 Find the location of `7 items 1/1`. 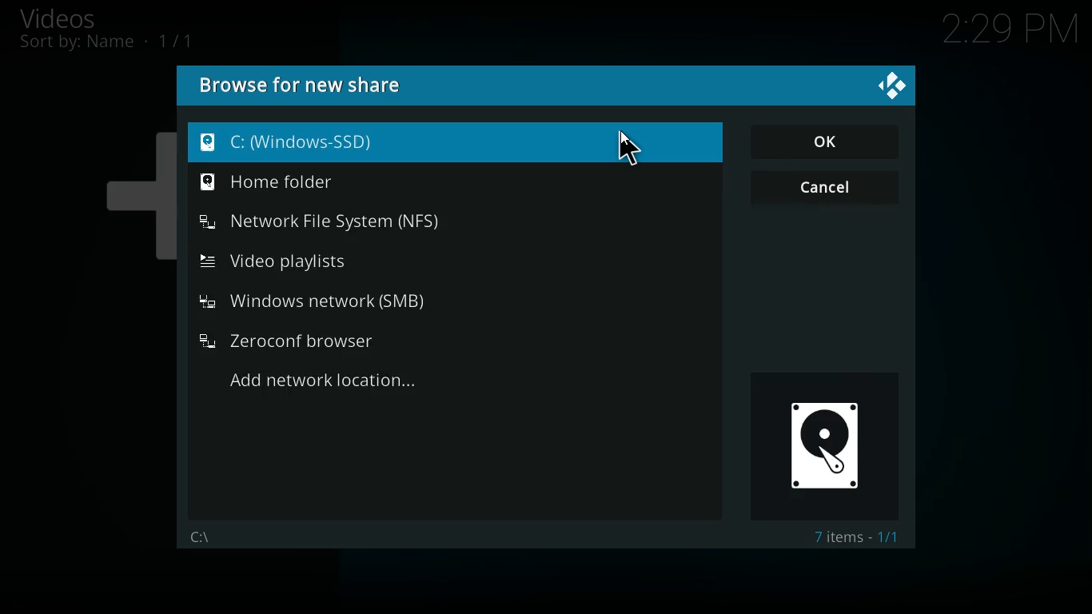

7 items 1/1 is located at coordinates (860, 538).